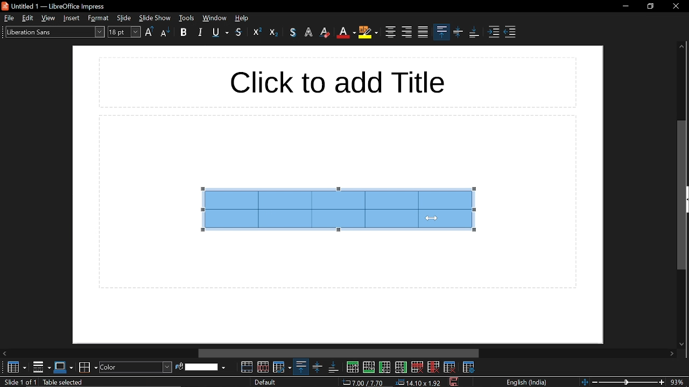  What do you see at coordinates (325, 33) in the screenshot?
I see `eraser` at bounding box center [325, 33].